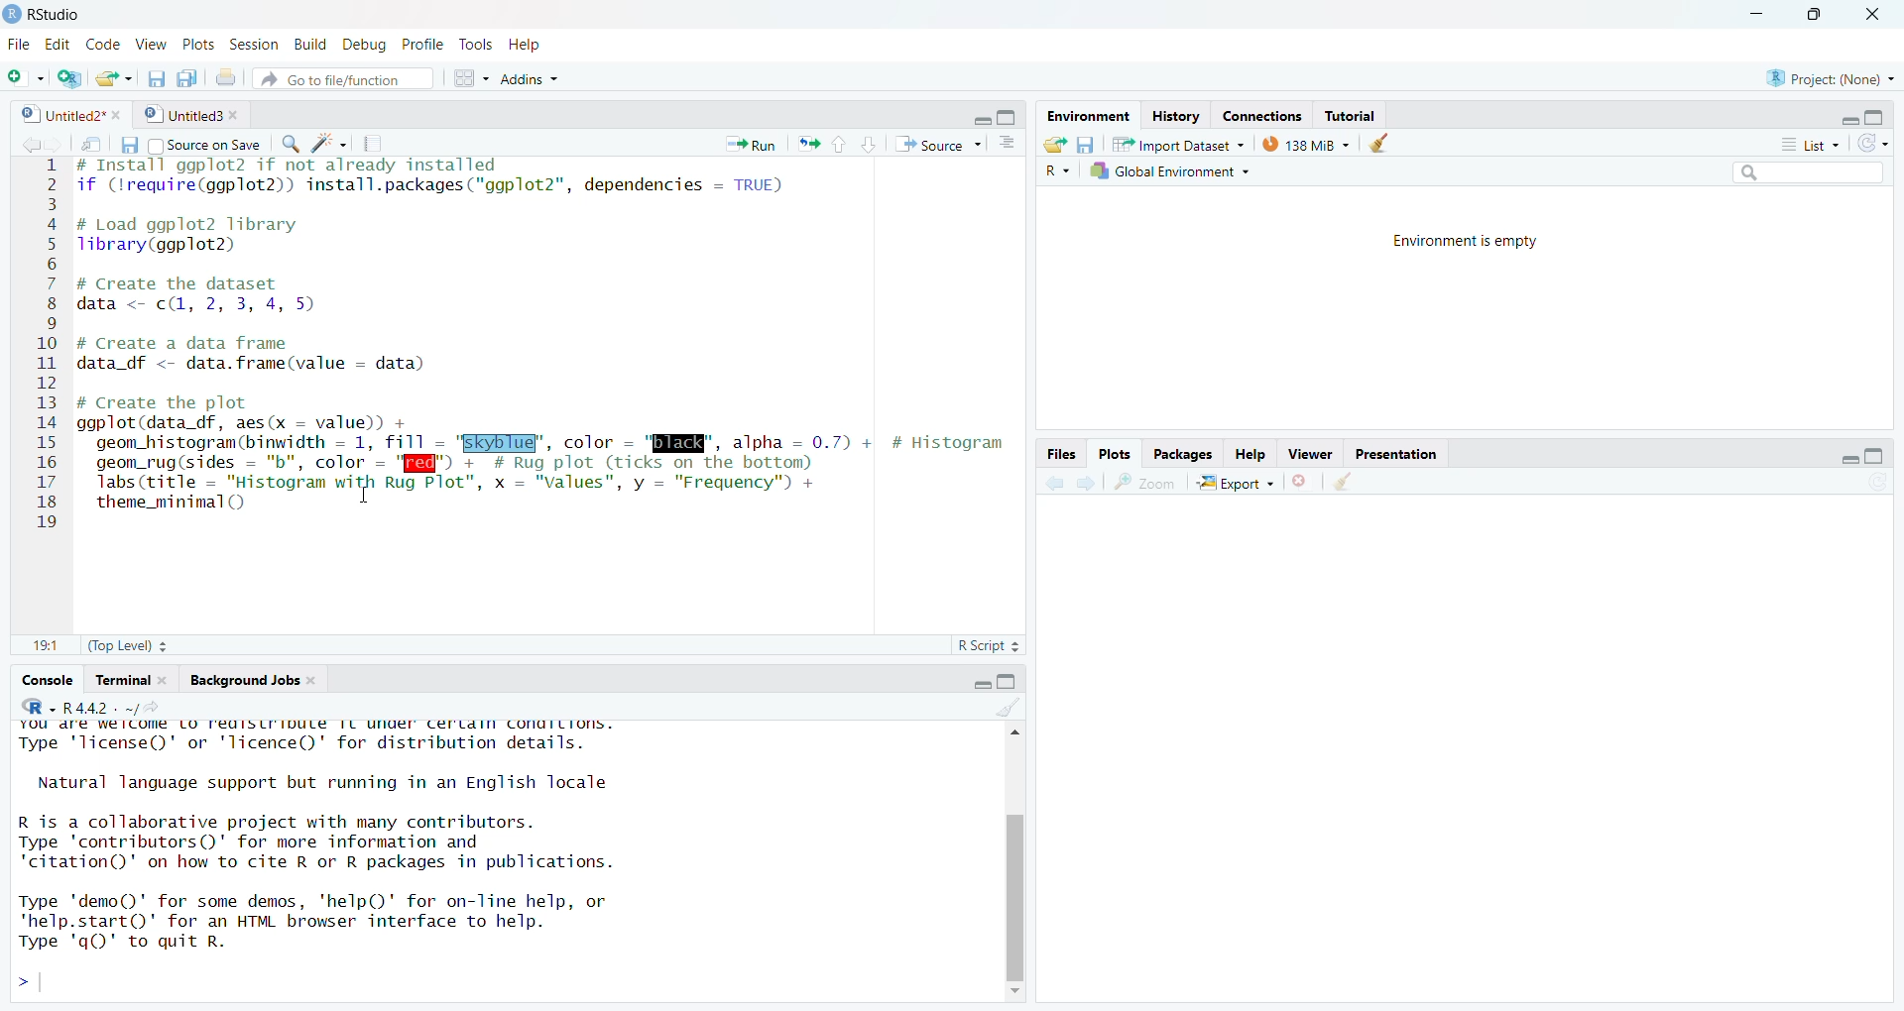 The height and width of the screenshot is (1011, 1904). I want to click on refresh, so click(1886, 143).